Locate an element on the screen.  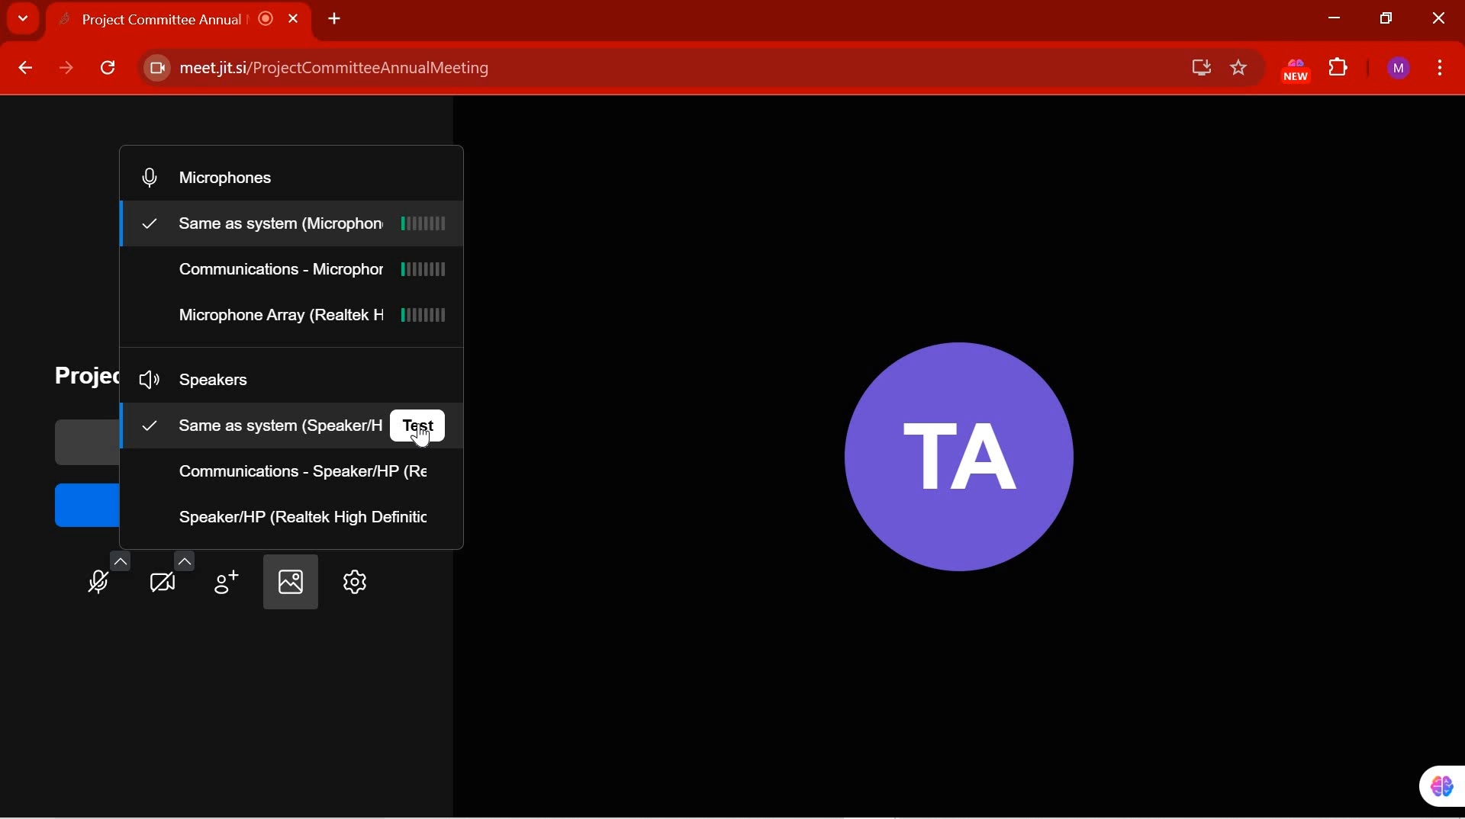
select background is located at coordinates (288, 583).